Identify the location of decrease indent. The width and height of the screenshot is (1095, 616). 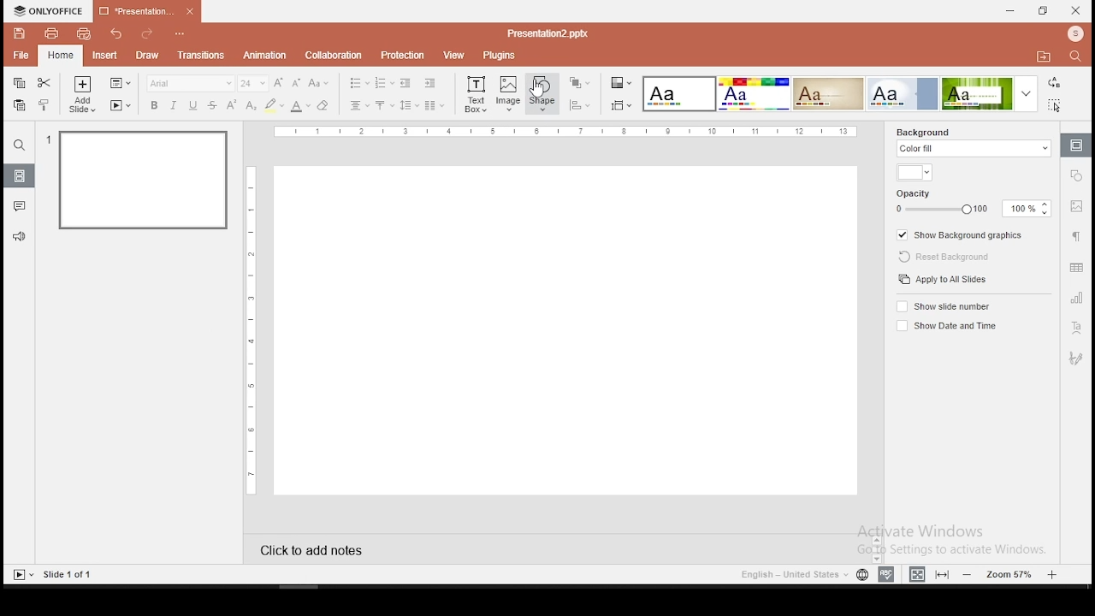
(407, 82).